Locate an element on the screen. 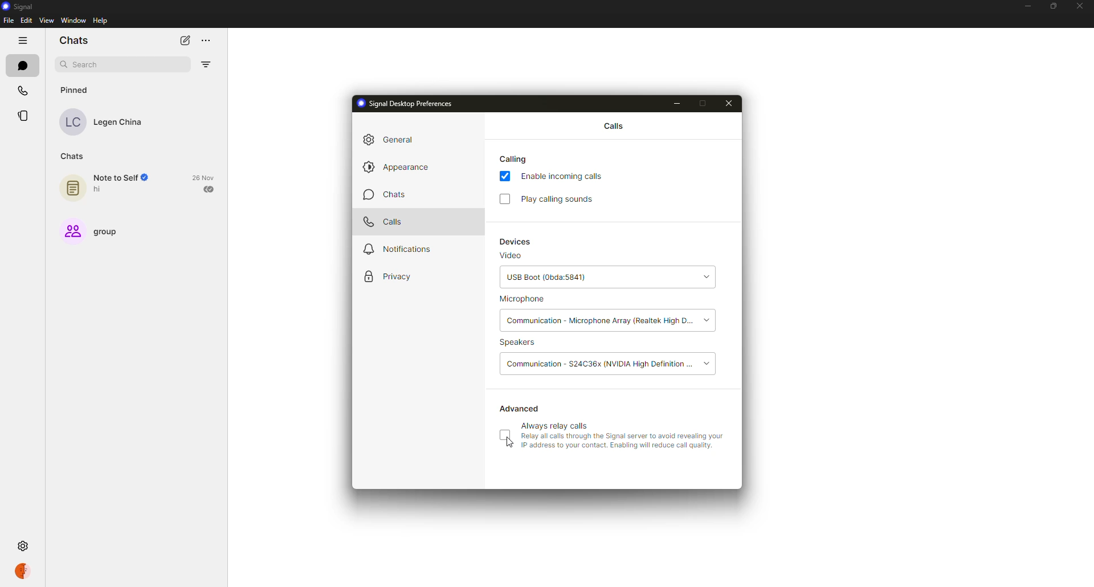 Image resolution: width=1094 pixels, height=587 pixels. appearance is located at coordinates (398, 166).